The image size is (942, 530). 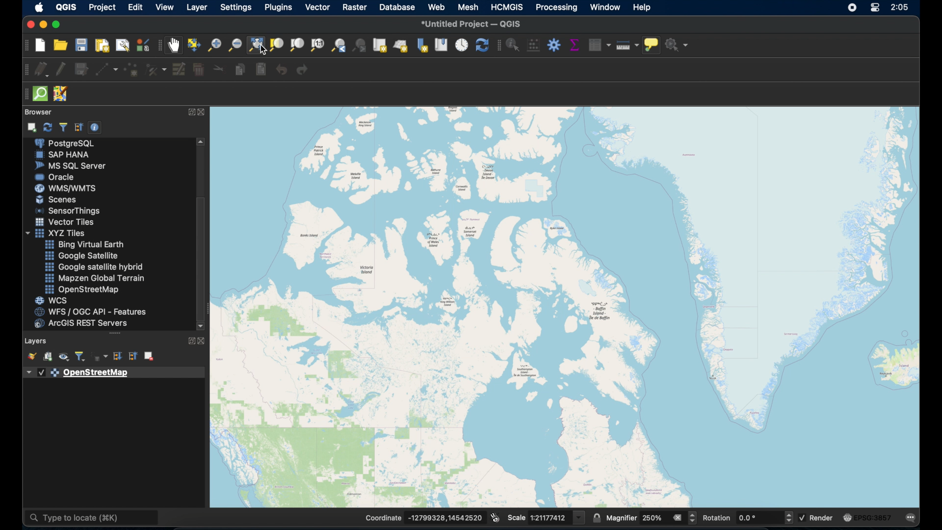 What do you see at coordinates (202, 113) in the screenshot?
I see `close` at bounding box center [202, 113].